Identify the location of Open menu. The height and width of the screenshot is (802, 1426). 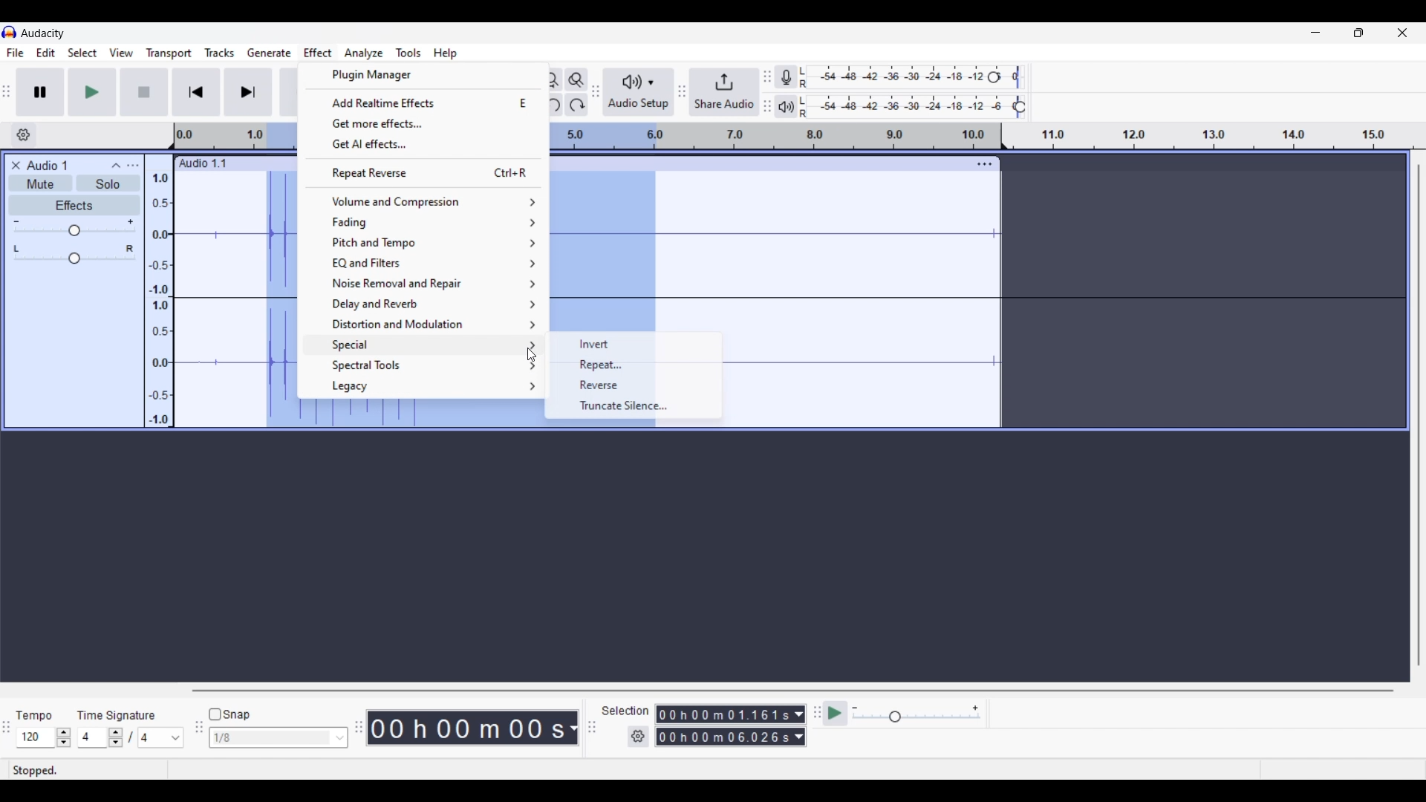
(132, 166).